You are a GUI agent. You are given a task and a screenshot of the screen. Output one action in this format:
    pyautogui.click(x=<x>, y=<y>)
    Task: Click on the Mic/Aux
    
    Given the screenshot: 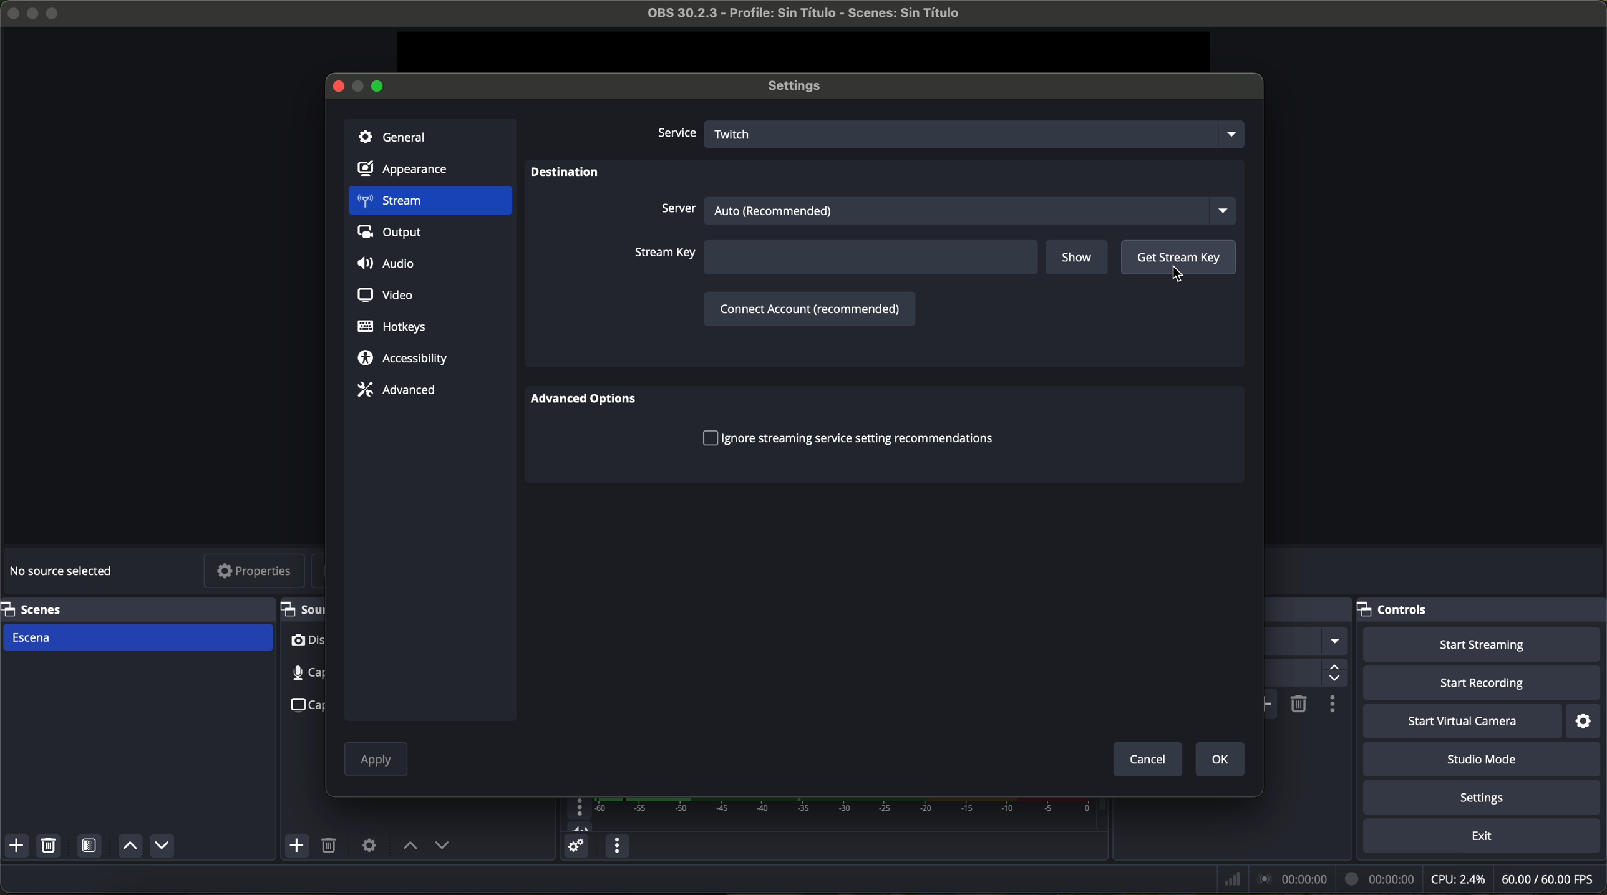 What is the action you would take?
    pyautogui.click(x=824, y=815)
    